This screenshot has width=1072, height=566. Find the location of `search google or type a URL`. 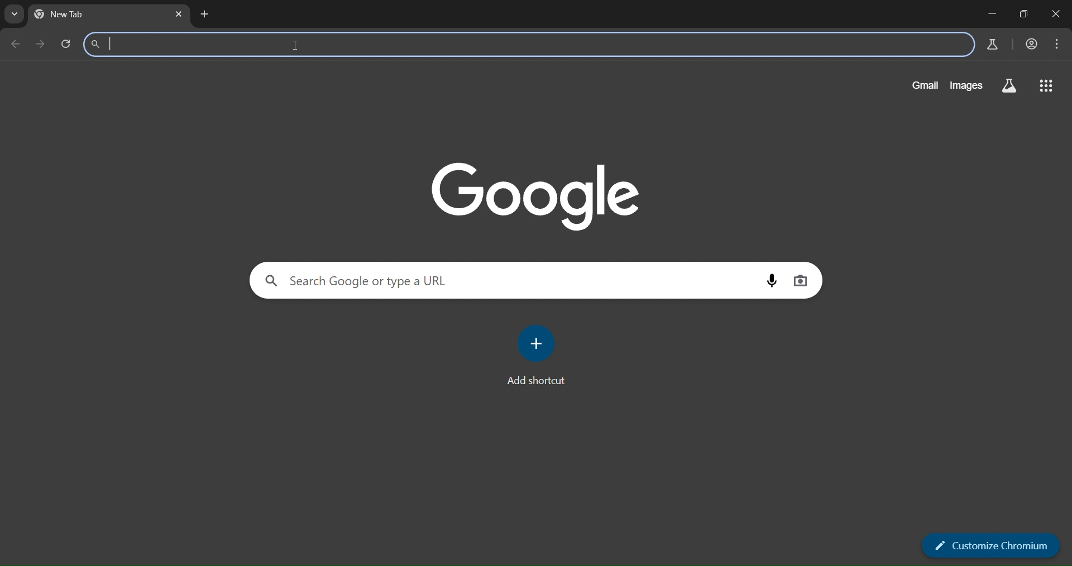

search google or type a URL is located at coordinates (529, 45).